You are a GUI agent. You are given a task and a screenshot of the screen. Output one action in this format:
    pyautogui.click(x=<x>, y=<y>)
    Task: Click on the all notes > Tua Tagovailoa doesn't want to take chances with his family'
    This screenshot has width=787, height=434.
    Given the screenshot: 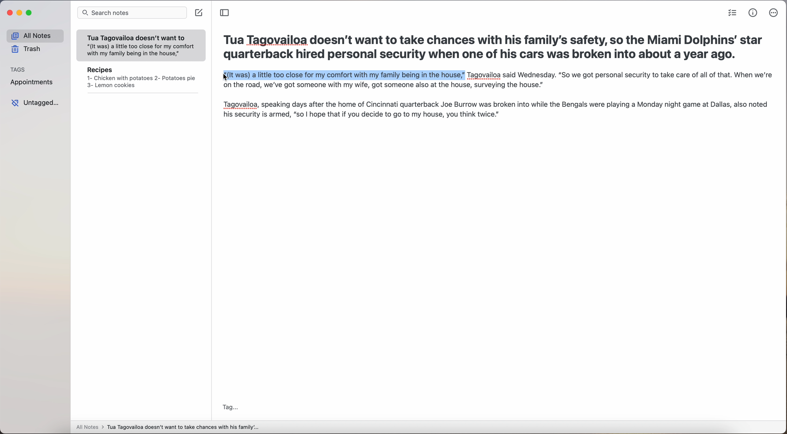 What is the action you would take?
    pyautogui.click(x=168, y=428)
    